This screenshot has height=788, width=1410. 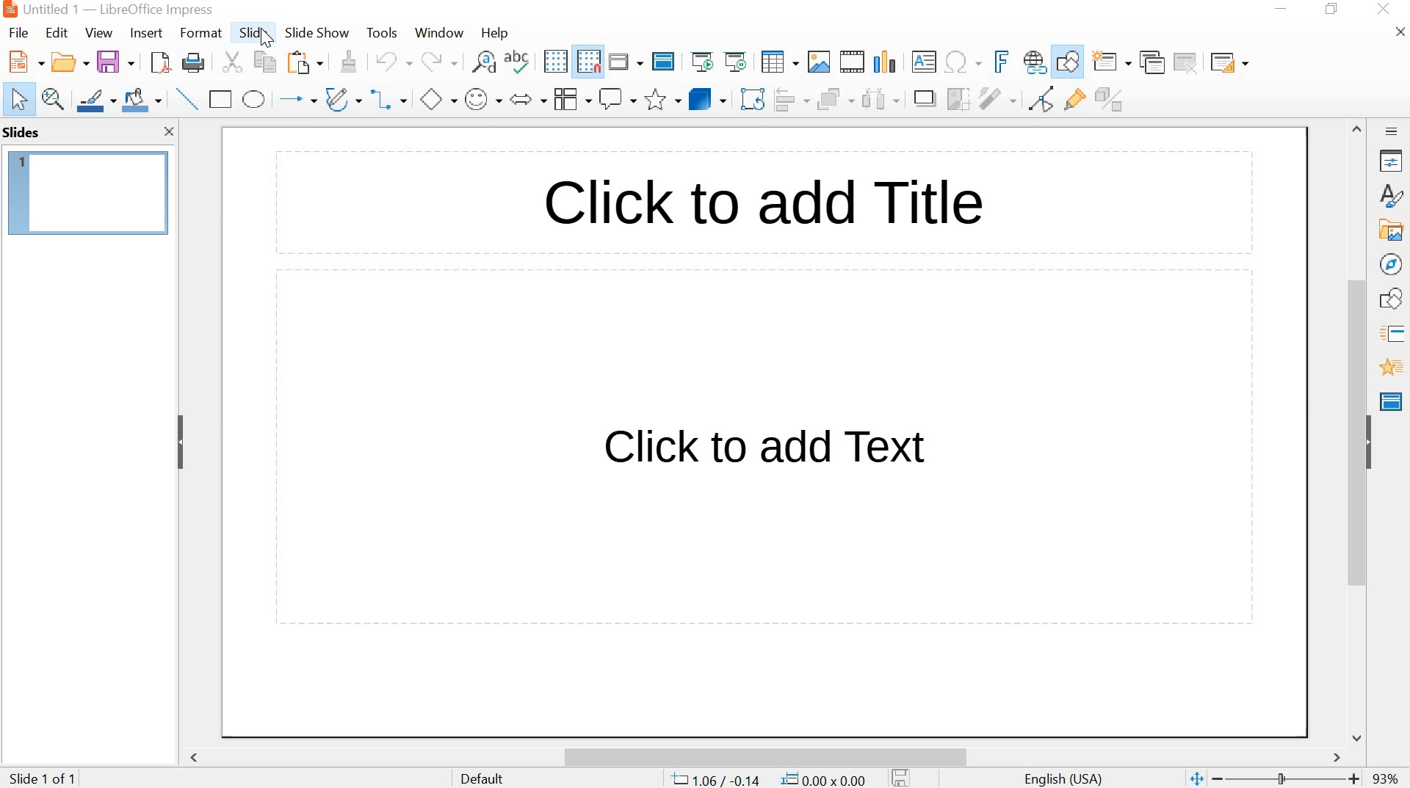 What do you see at coordinates (1273, 779) in the screenshot?
I see `ZOOM OUT OR ZOOM IN` at bounding box center [1273, 779].